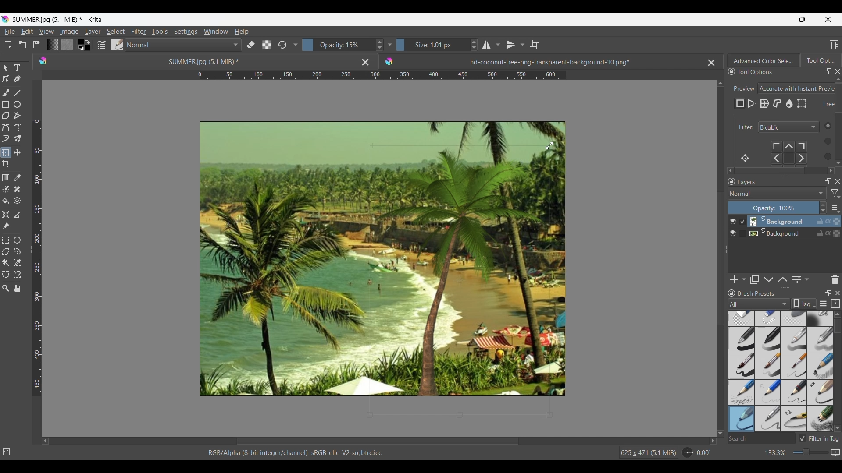  Describe the element at coordinates (835, 279) in the screenshot. I see `Delete layer/mask` at that location.